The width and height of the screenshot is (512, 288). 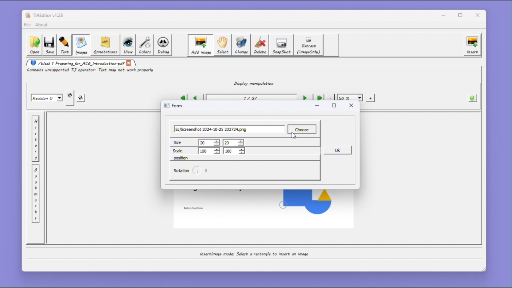 I want to click on Images, so click(x=80, y=45).